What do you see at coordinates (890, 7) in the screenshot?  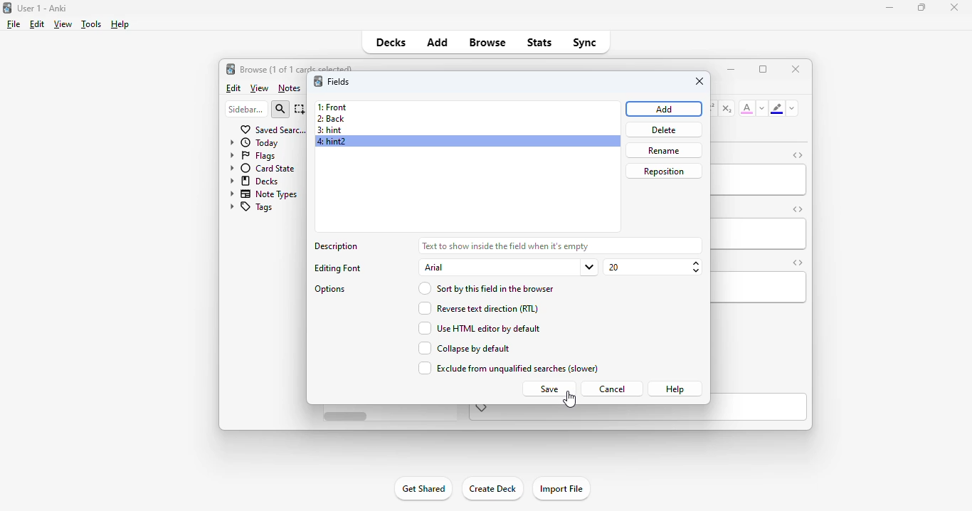 I see `minimize` at bounding box center [890, 7].